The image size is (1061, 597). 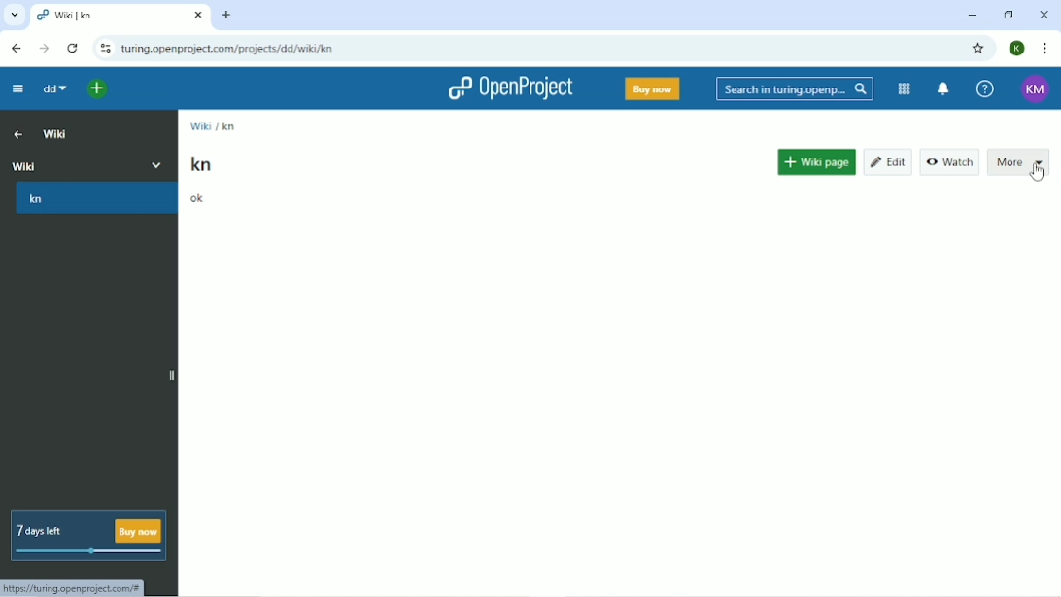 What do you see at coordinates (1044, 49) in the screenshot?
I see `Customize and control google chrome` at bounding box center [1044, 49].